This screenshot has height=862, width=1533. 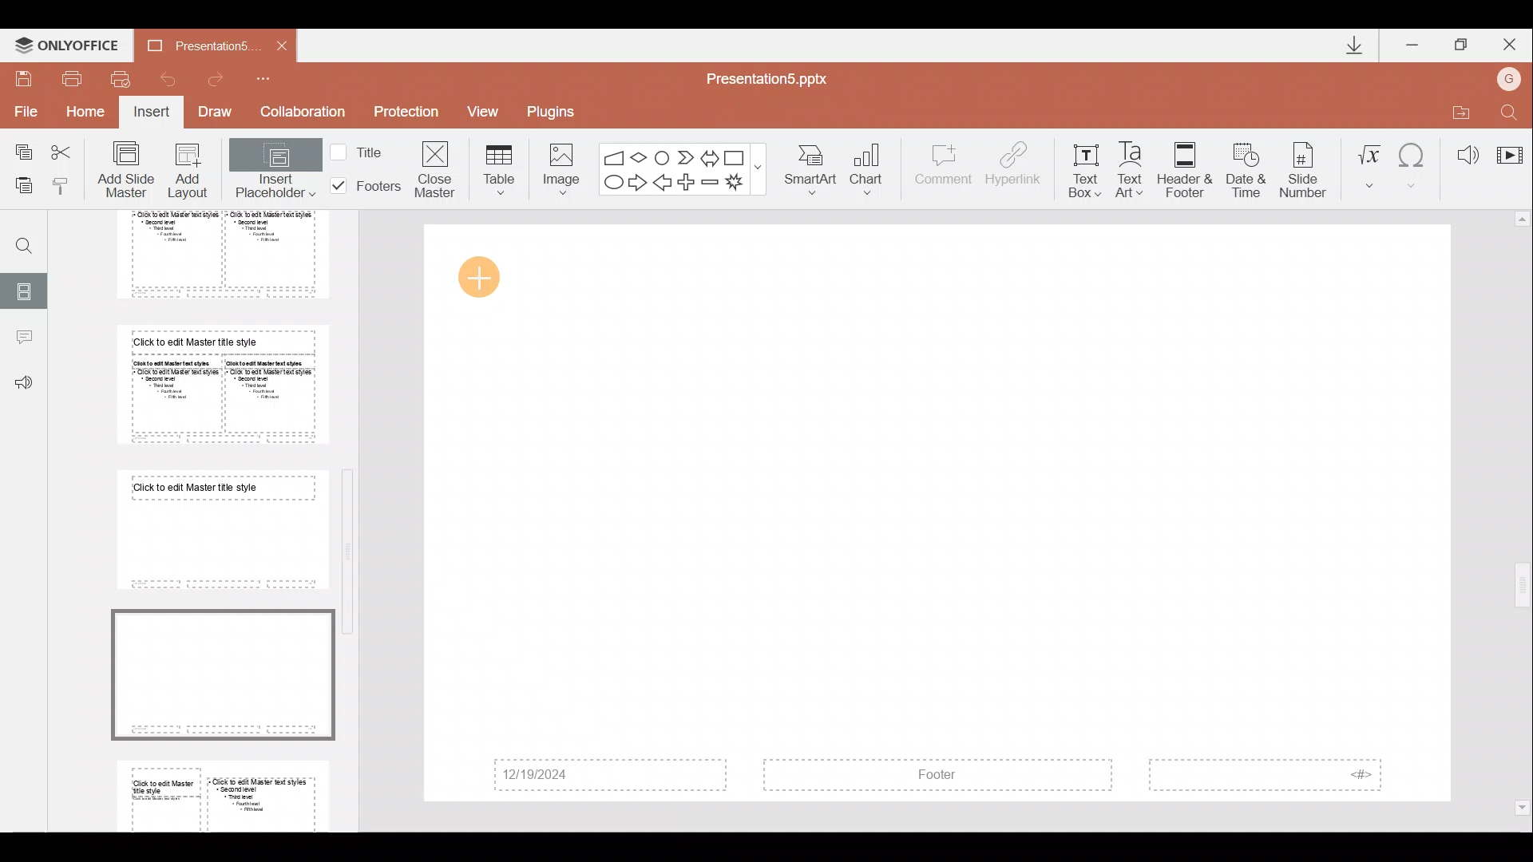 What do you see at coordinates (1512, 77) in the screenshot?
I see `Account name` at bounding box center [1512, 77].